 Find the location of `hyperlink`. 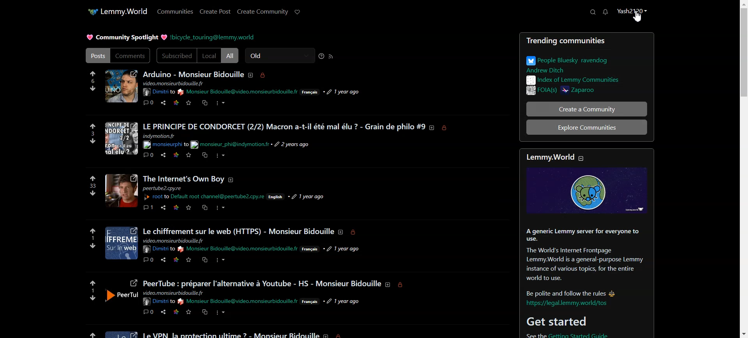

hyperlink is located at coordinates (586, 334).